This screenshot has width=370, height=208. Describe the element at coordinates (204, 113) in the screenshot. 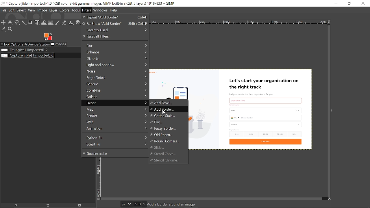

I see `Current image` at that location.